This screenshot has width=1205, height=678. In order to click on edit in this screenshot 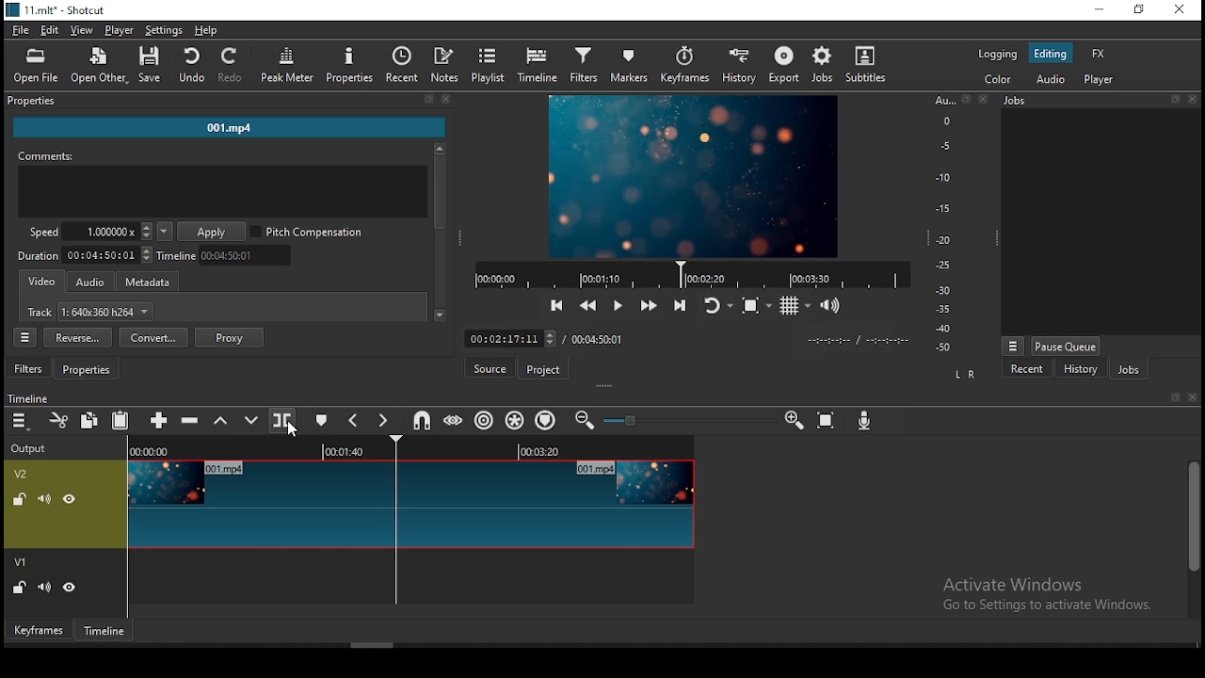, I will do `click(50, 31)`.